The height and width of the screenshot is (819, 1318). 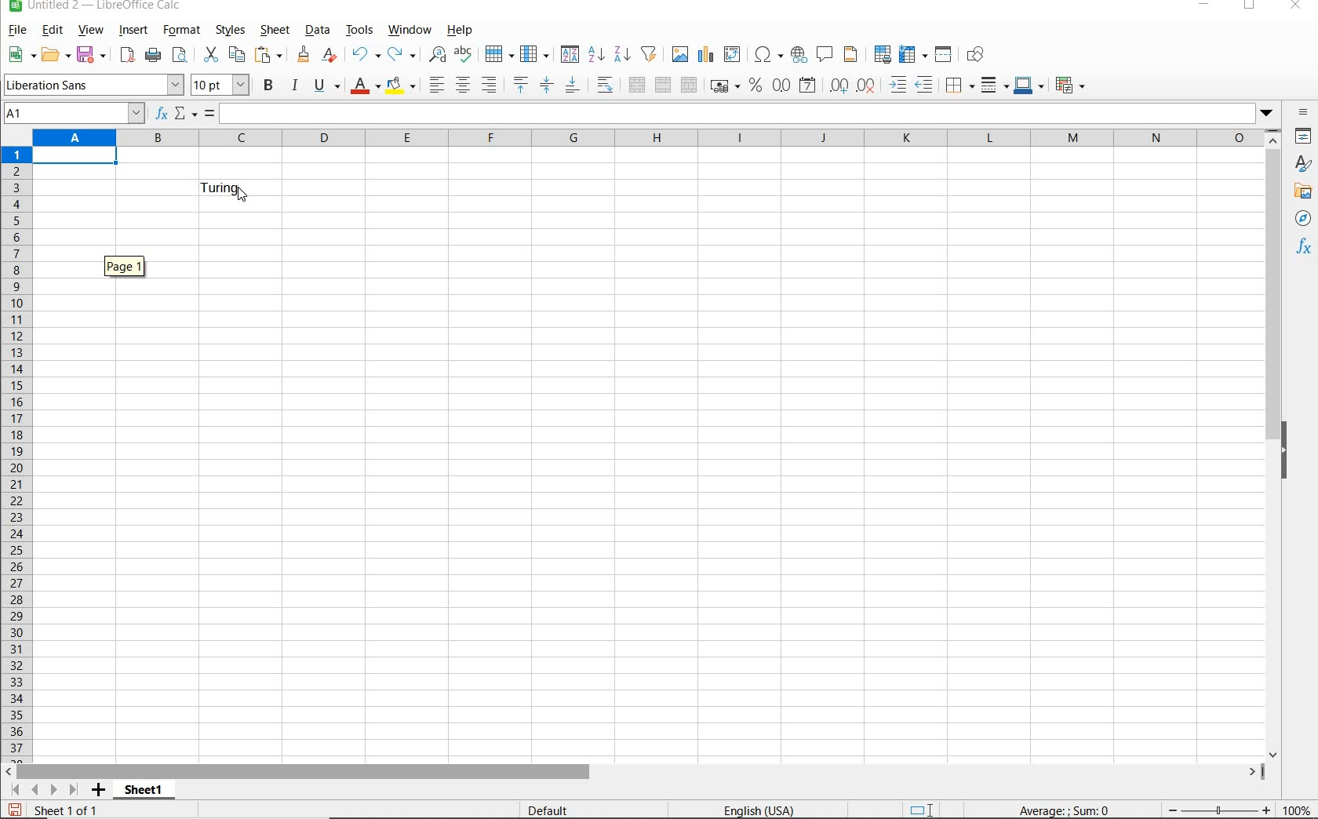 What do you see at coordinates (1271, 446) in the screenshot?
I see `SCROLLBAR` at bounding box center [1271, 446].